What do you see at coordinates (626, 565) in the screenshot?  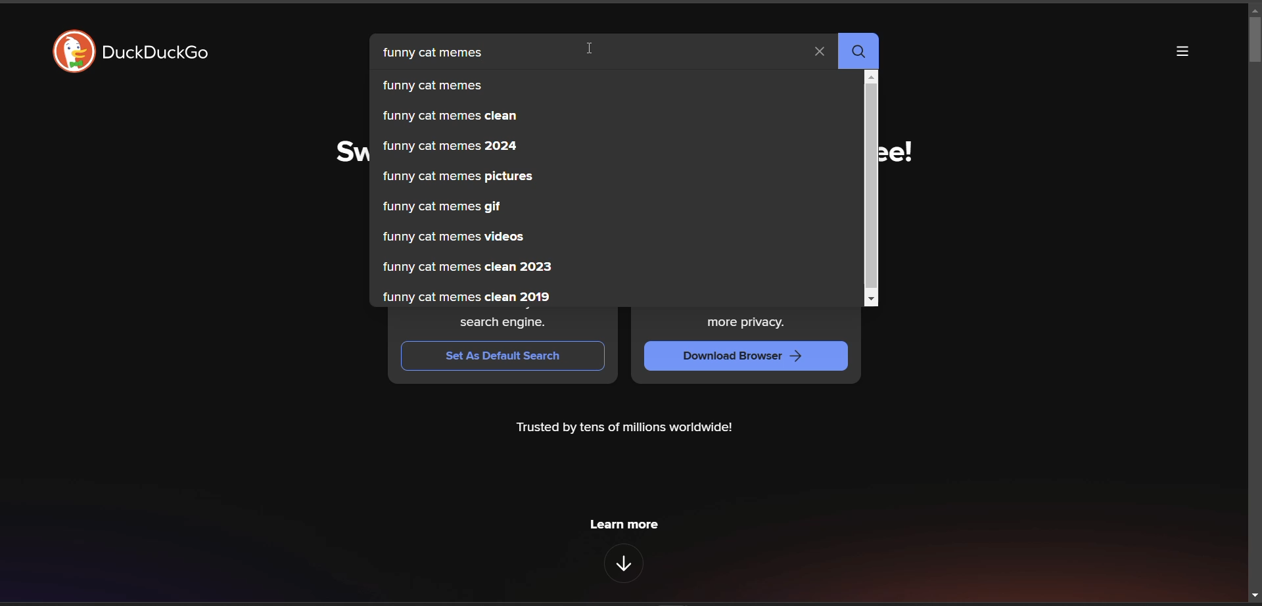 I see `features` at bounding box center [626, 565].